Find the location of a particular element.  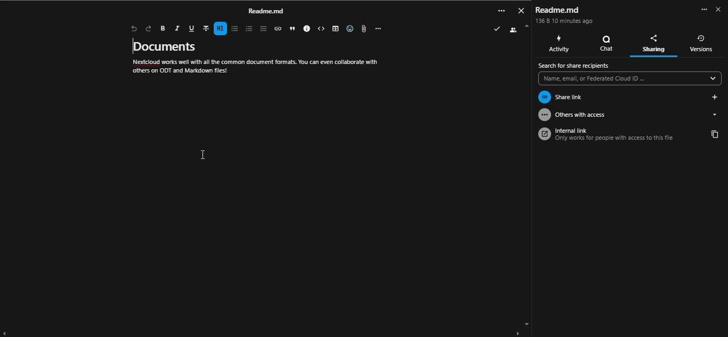

copy is located at coordinates (715, 134).